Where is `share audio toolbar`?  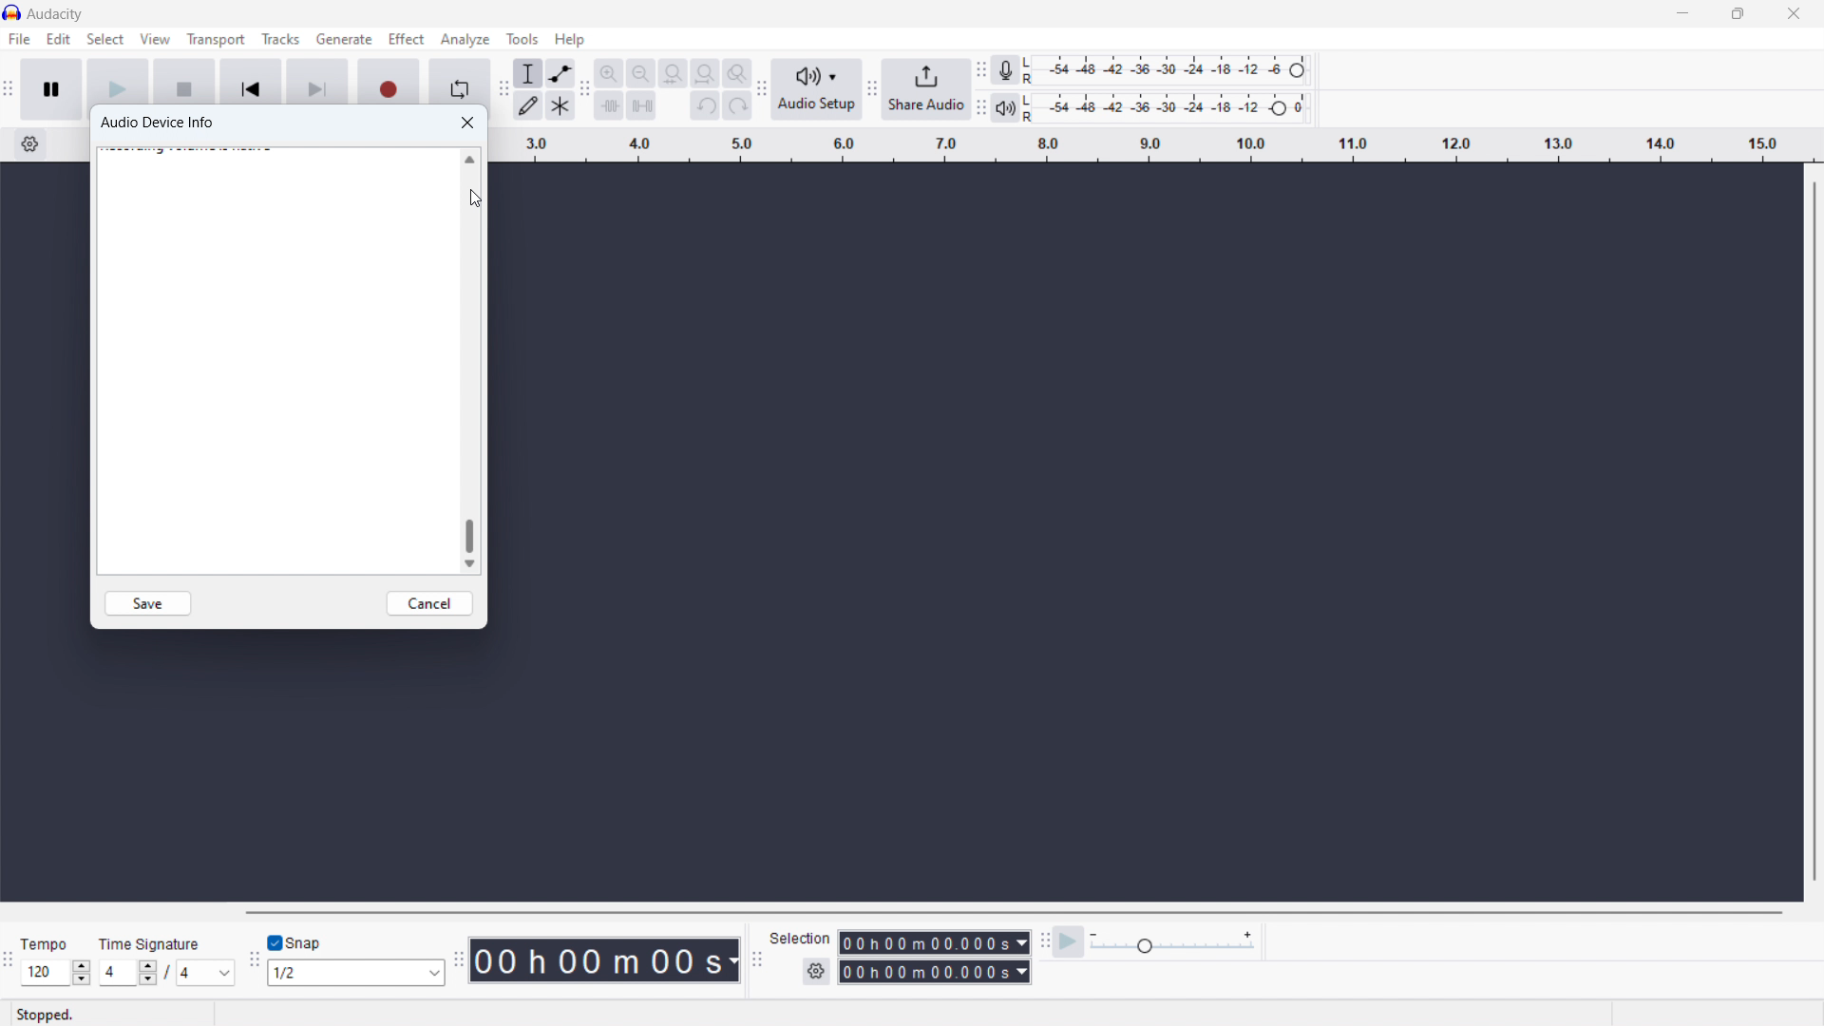
share audio toolbar is located at coordinates (874, 89).